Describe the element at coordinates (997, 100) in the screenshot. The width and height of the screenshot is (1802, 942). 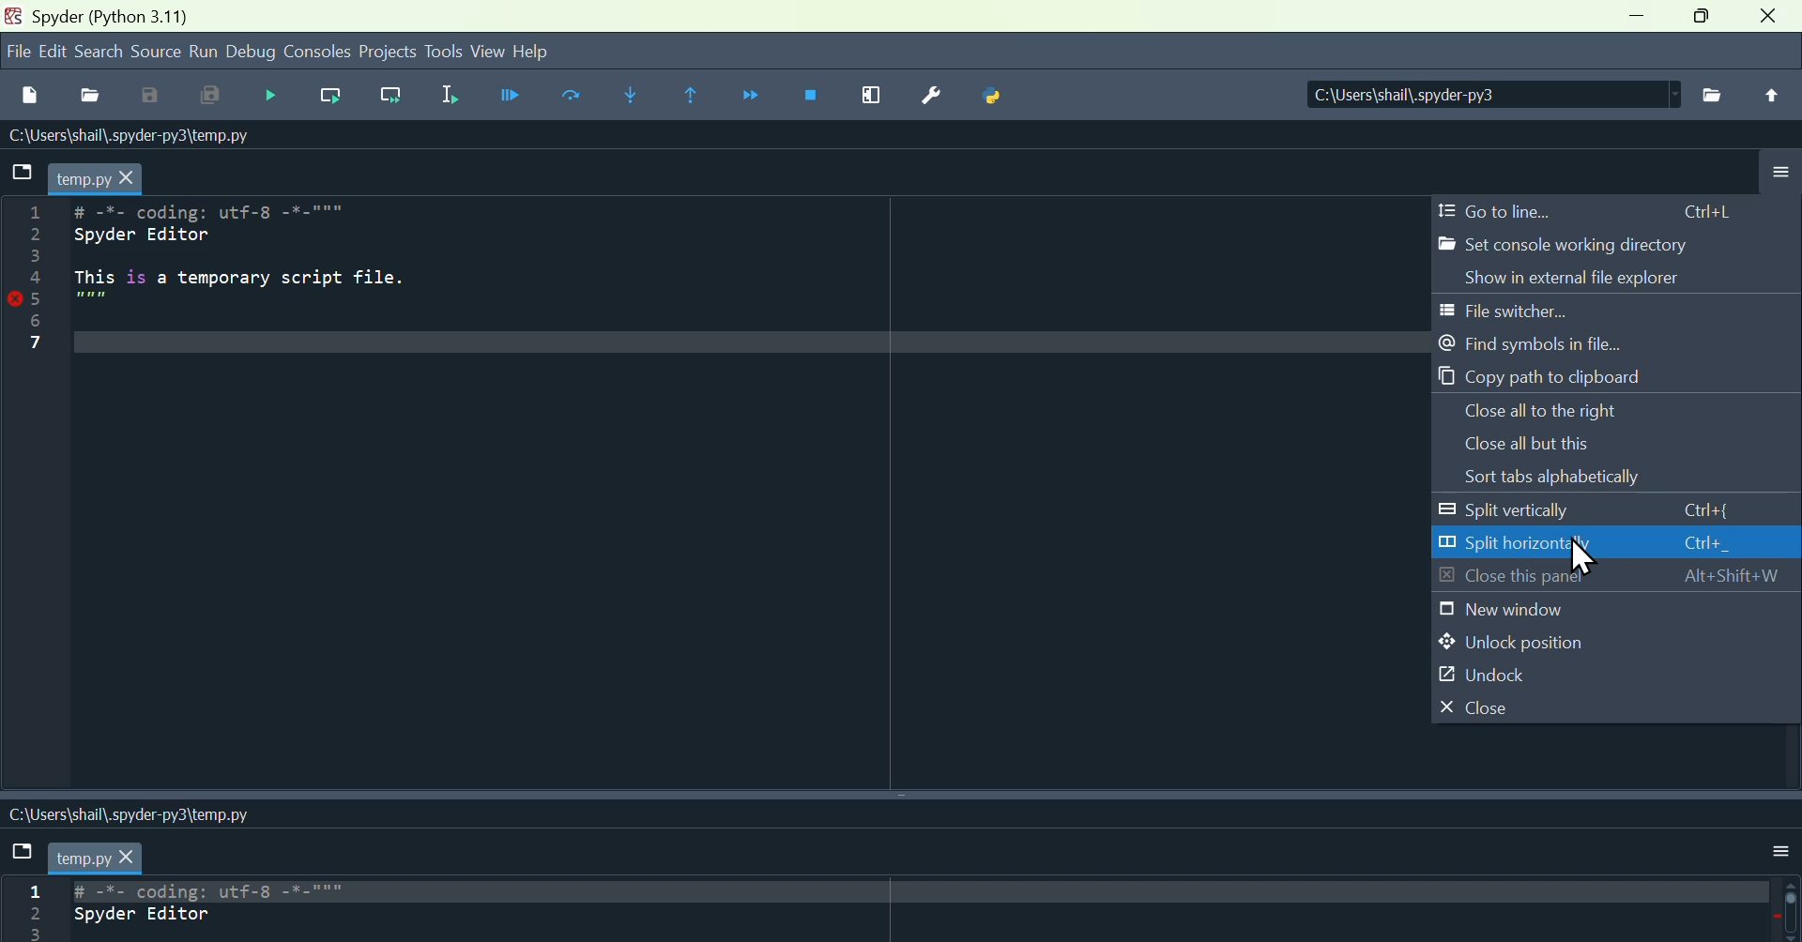
I see `Python bath manager` at that location.